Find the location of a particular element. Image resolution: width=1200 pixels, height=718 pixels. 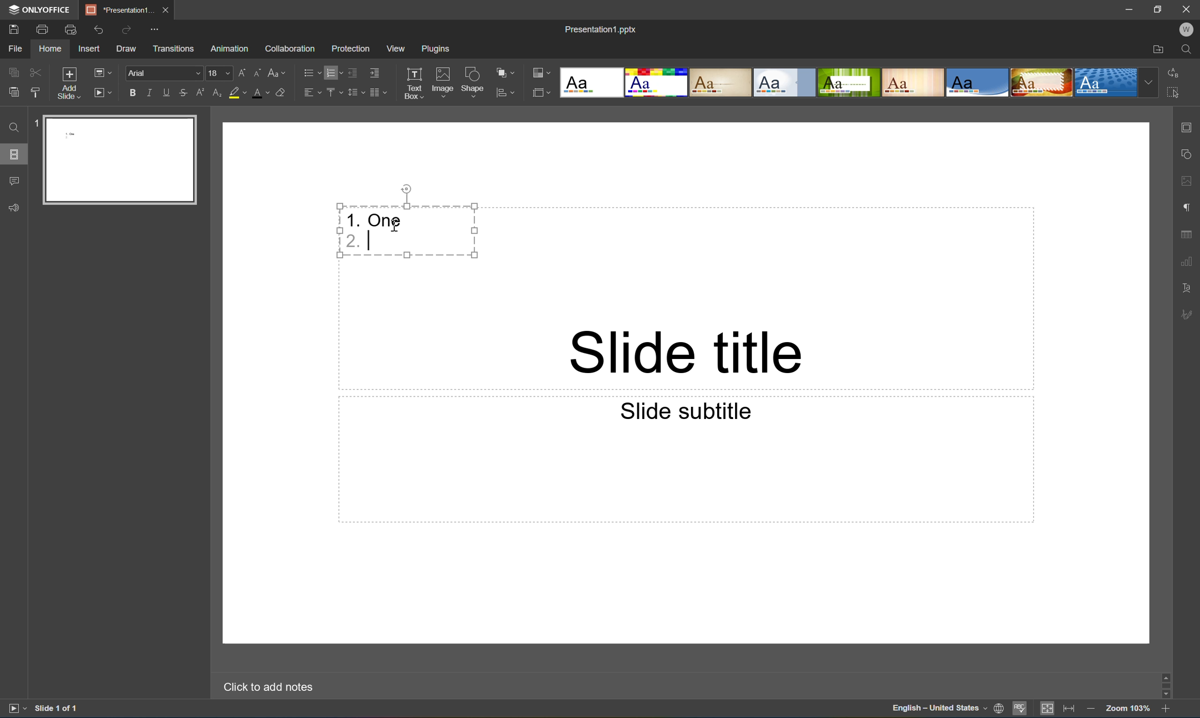

Presentation1.pptx is located at coordinates (600, 30).